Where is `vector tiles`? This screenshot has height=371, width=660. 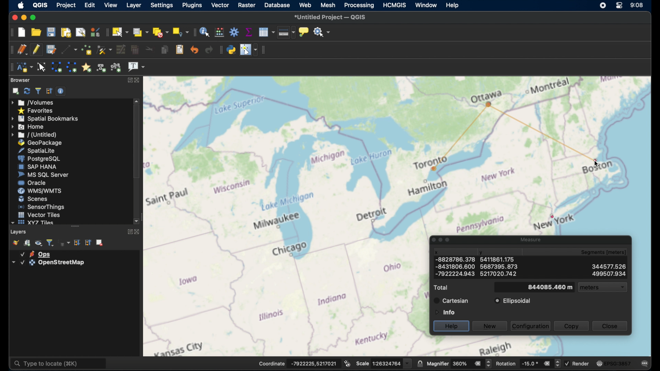
vector tiles is located at coordinates (38, 214).